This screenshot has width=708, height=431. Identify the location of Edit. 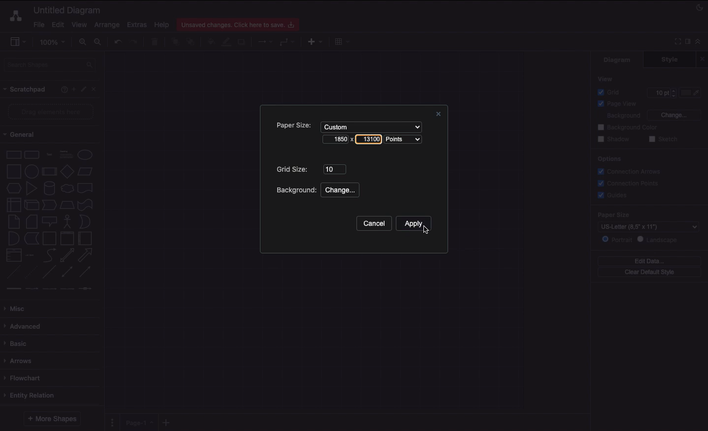
(85, 90).